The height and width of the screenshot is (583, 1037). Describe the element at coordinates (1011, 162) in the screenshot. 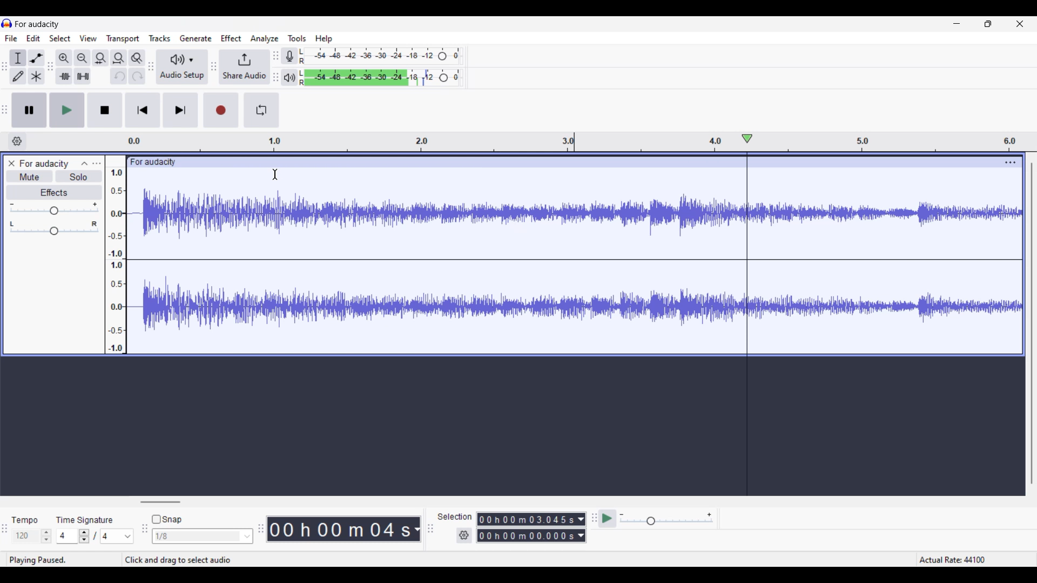

I see `Track settings` at that location.